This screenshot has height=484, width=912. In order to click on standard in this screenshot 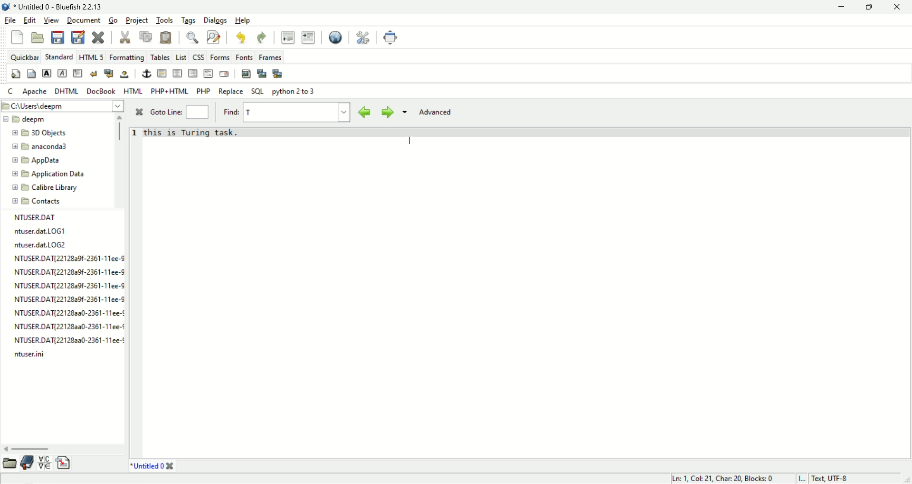, I will do `click(59, 56)`.